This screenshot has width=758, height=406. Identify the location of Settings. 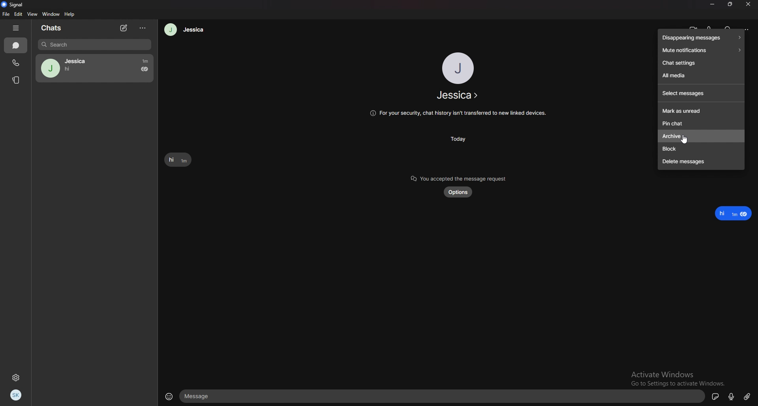
(15, 378).